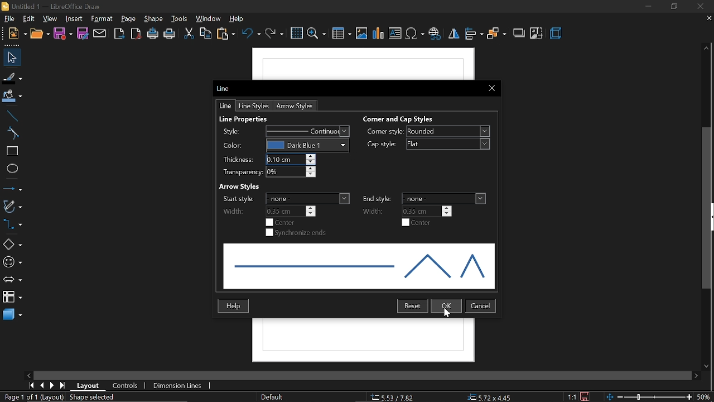 This screenshot has height=402, width=714. Describe the element at coordinates (416, 34) in the screenshot. I see `insert symbol` at that location.